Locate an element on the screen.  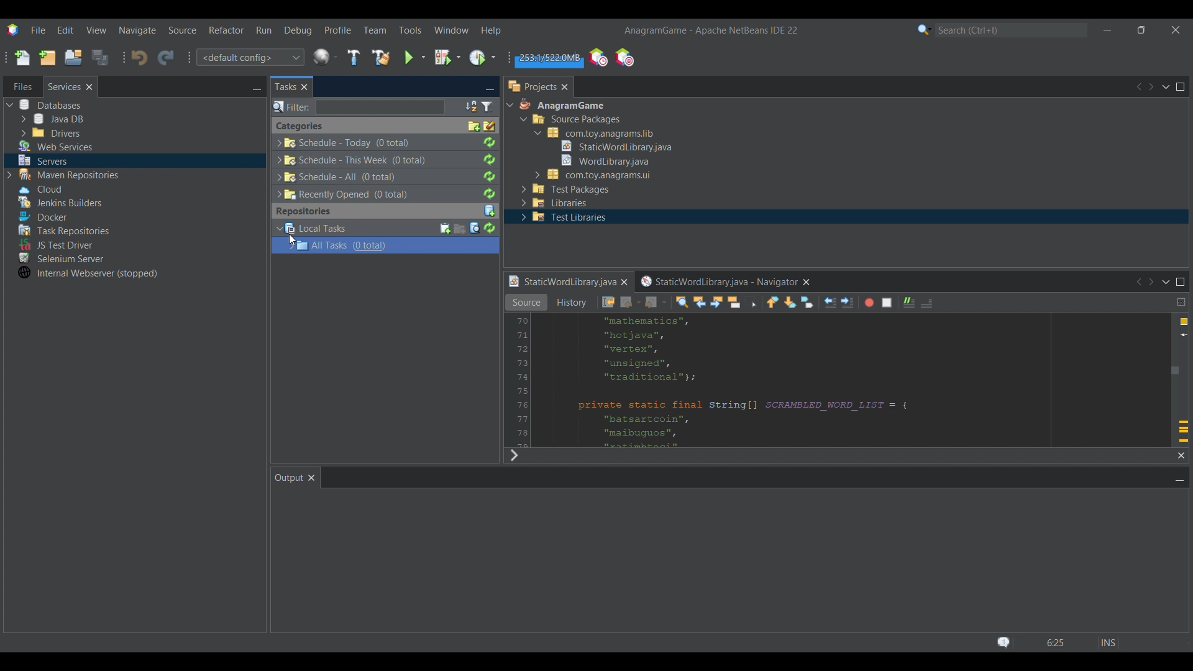
Minimize is located at coordinates (1108, 30).